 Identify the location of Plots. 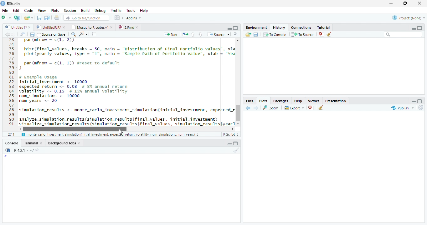
(263, 101).